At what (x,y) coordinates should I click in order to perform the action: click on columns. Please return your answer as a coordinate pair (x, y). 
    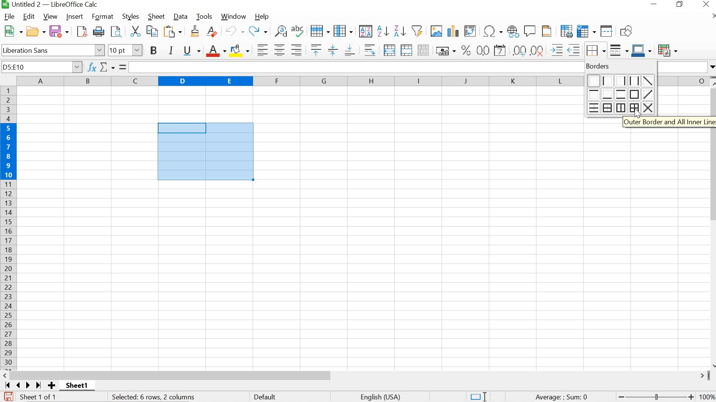
    Looking at the image, I should click on (300, 80).